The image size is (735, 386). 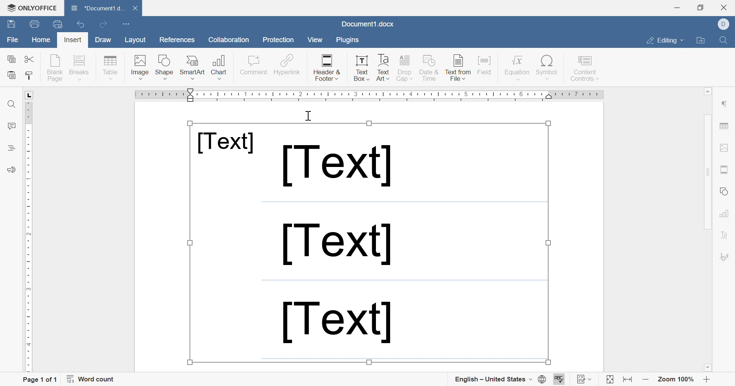 What do you see at coordinates (370, 95) in the screenshot?
I see `Ruler` at bounding box center [370, 95].